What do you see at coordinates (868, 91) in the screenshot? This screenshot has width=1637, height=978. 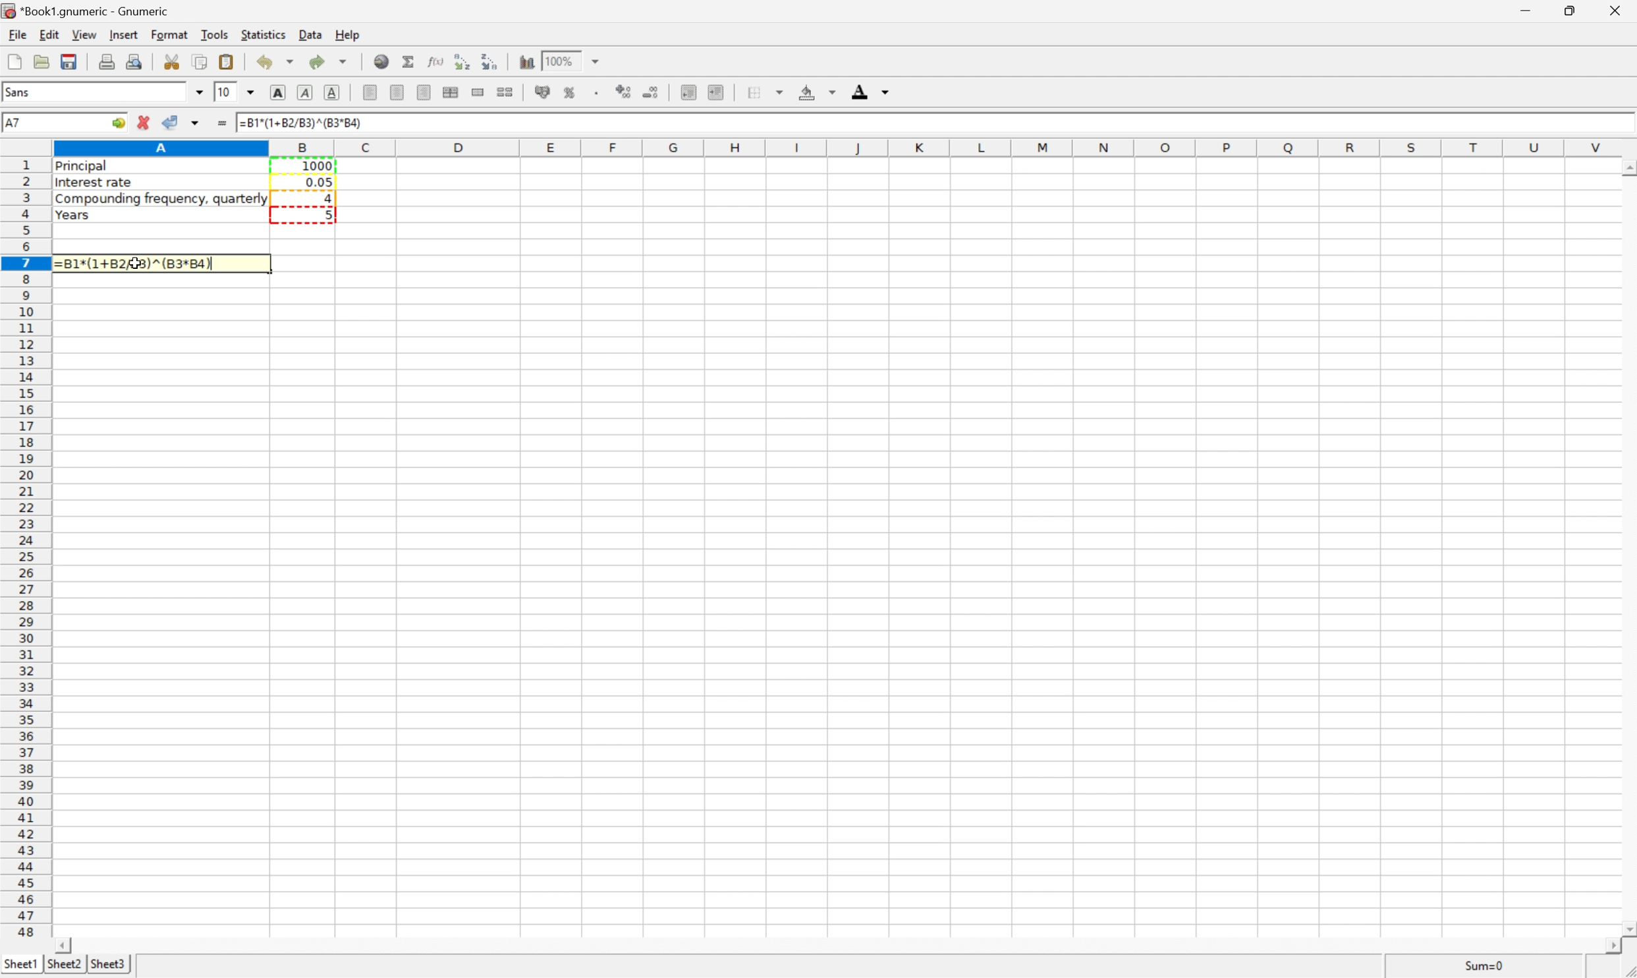 I see `foreground` at bounding box center [868, 91].